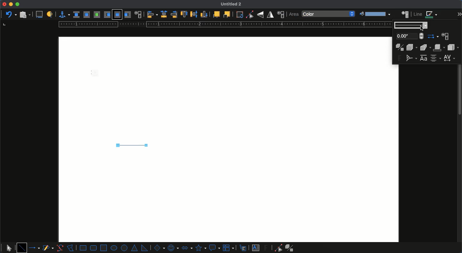  What do you see at coordinates (410, 24) in the screenshot?
I see `line style` at bounding box center [410, 24].